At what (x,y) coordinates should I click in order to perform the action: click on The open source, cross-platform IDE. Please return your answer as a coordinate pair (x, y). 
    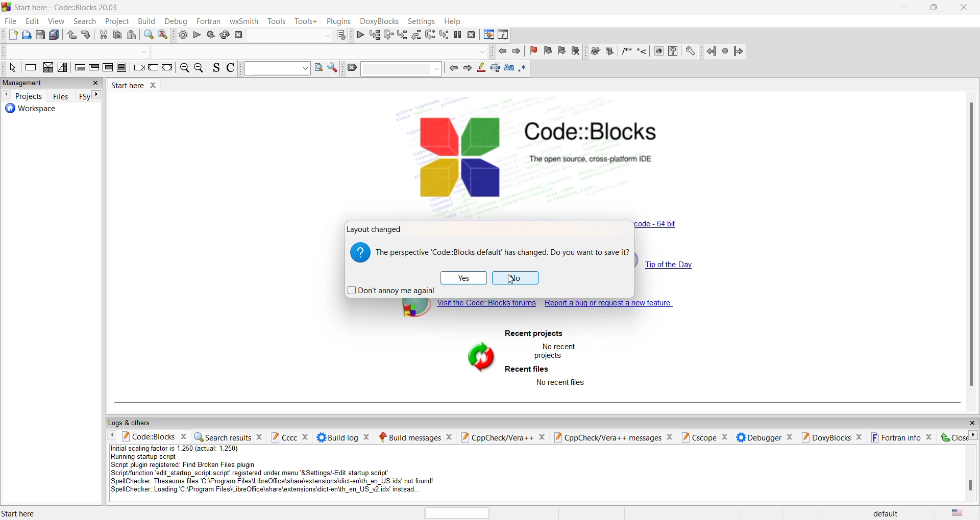
    Looking at the image, I should click on (590, 160).